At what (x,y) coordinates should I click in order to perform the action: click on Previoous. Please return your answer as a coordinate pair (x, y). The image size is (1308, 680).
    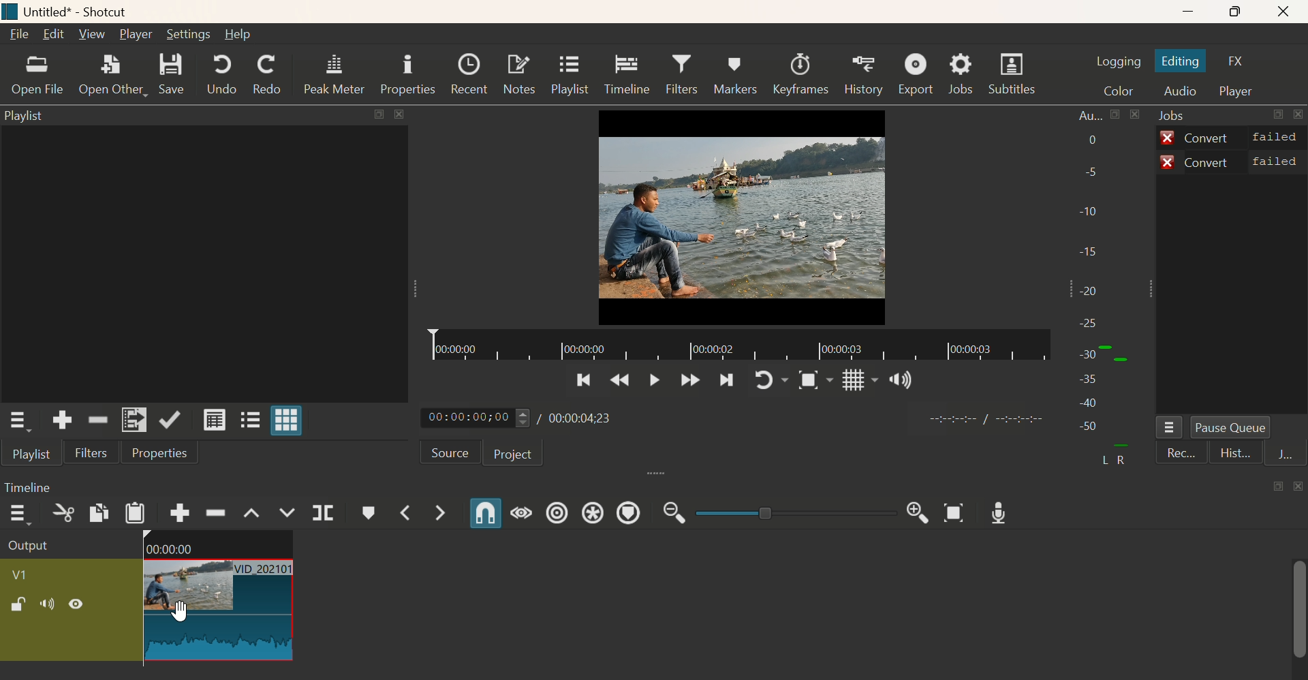
    Looking at the image, I should click on (583, 384).